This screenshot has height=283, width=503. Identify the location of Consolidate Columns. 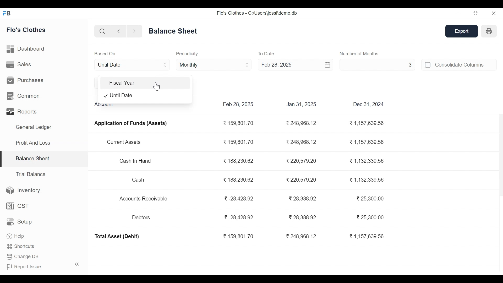
(466, 64).